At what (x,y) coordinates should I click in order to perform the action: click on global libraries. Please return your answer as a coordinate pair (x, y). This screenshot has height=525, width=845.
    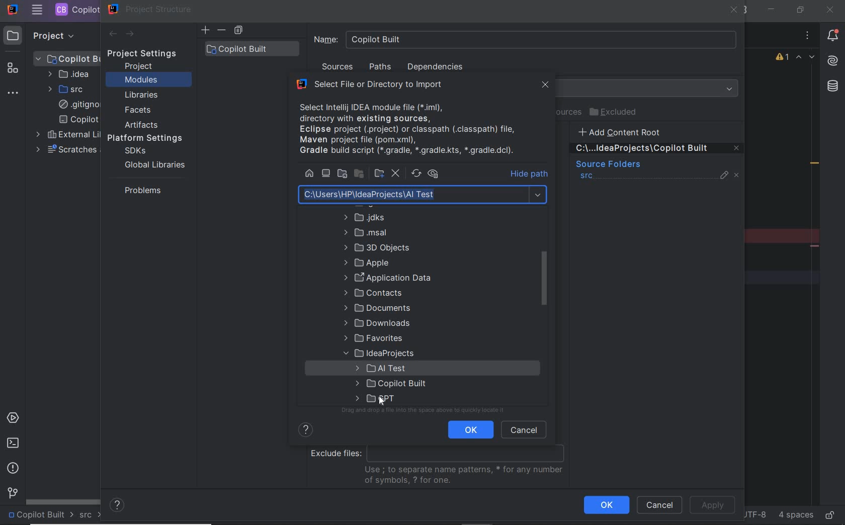
    Looking at the image, I should click on (153, 164).